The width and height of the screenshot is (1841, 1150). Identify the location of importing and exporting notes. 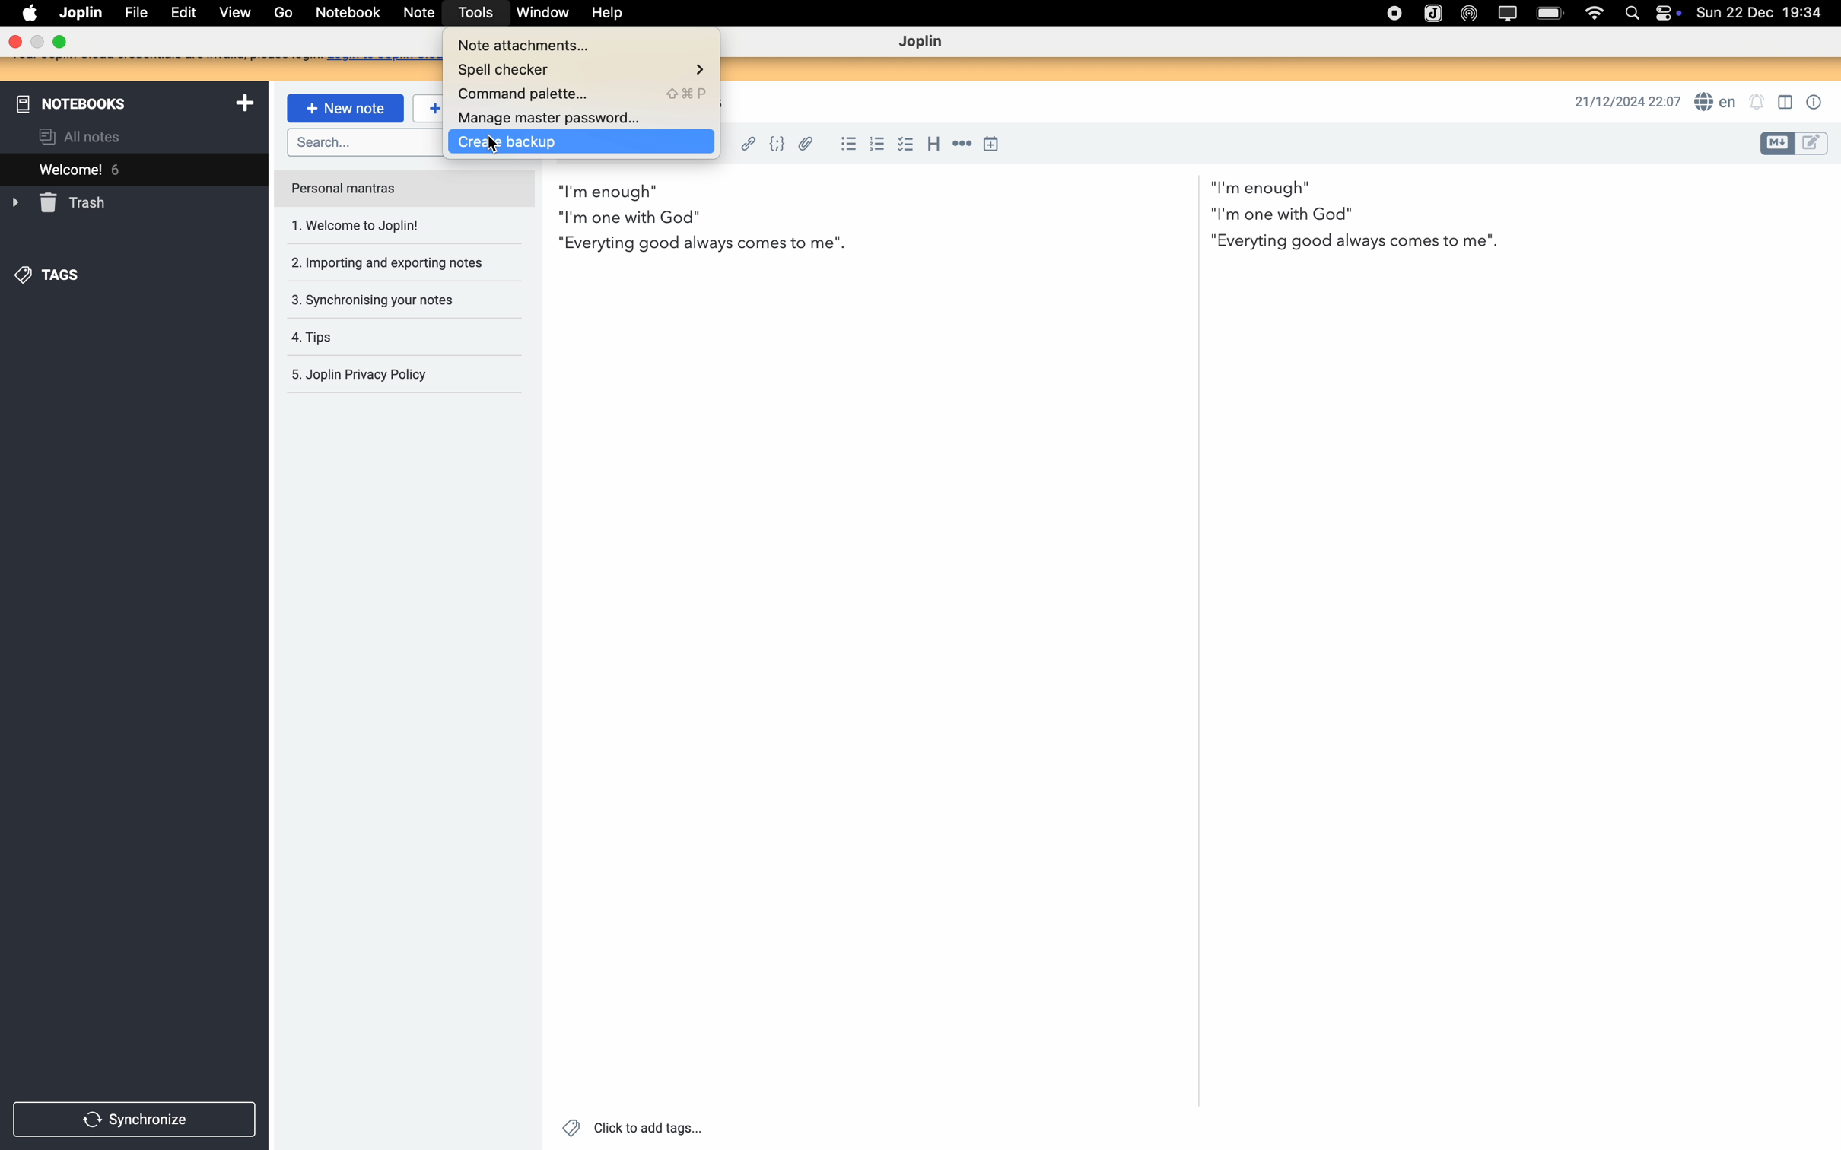
(383, 265).